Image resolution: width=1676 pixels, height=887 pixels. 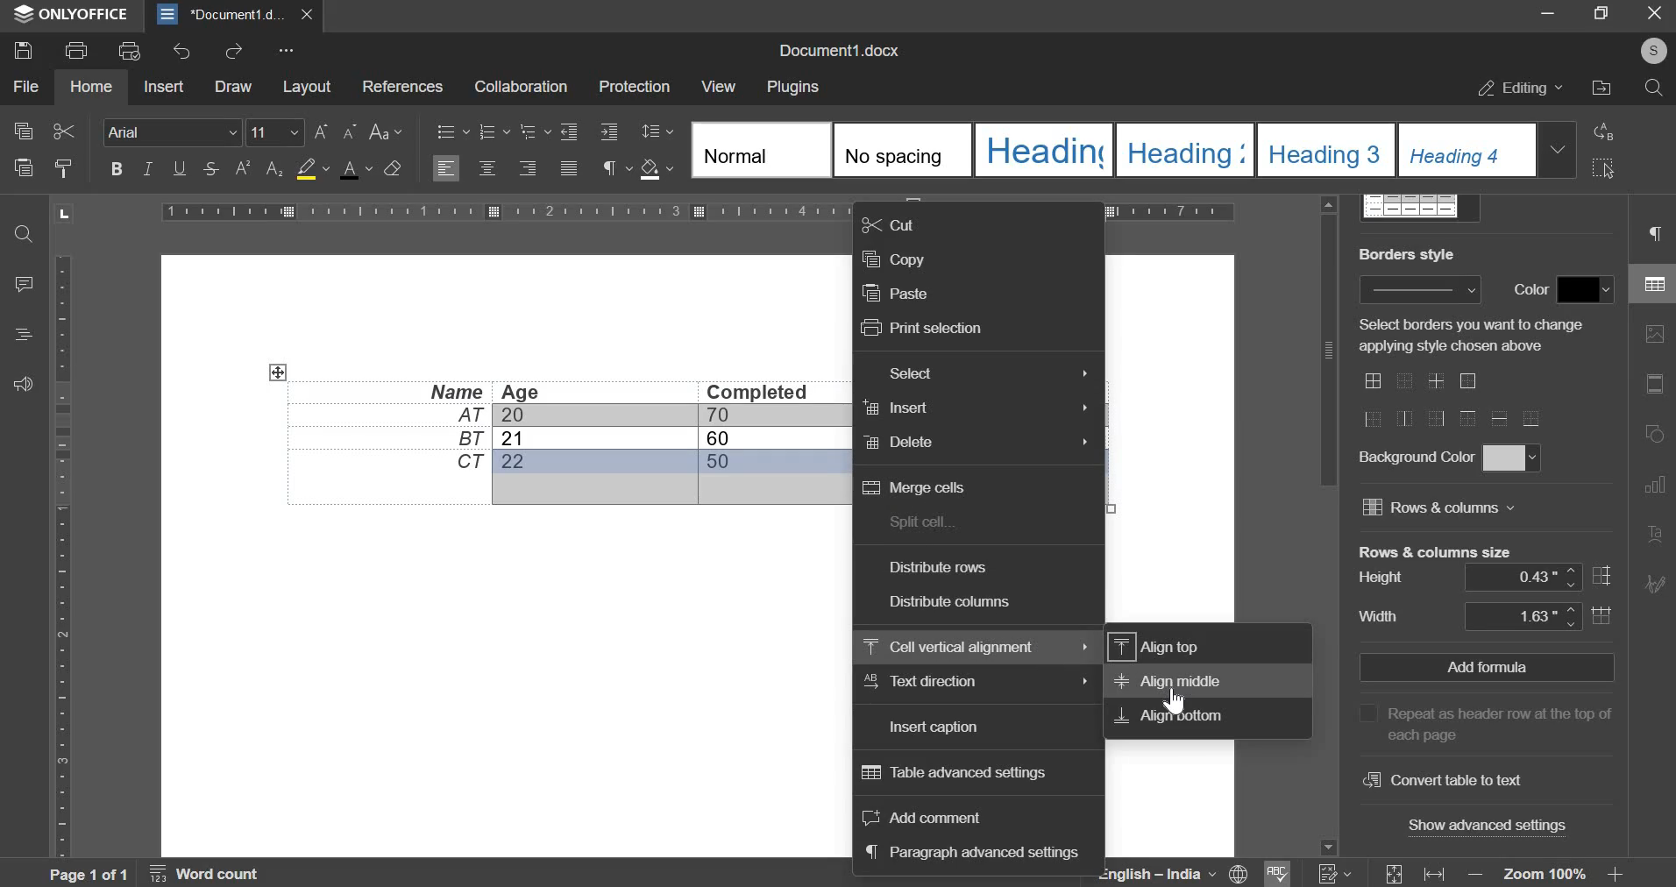 What do you see at coordinates (257, 168) in the screenshot?
I see `superscript and subscript` at bounding box center [257, 168].